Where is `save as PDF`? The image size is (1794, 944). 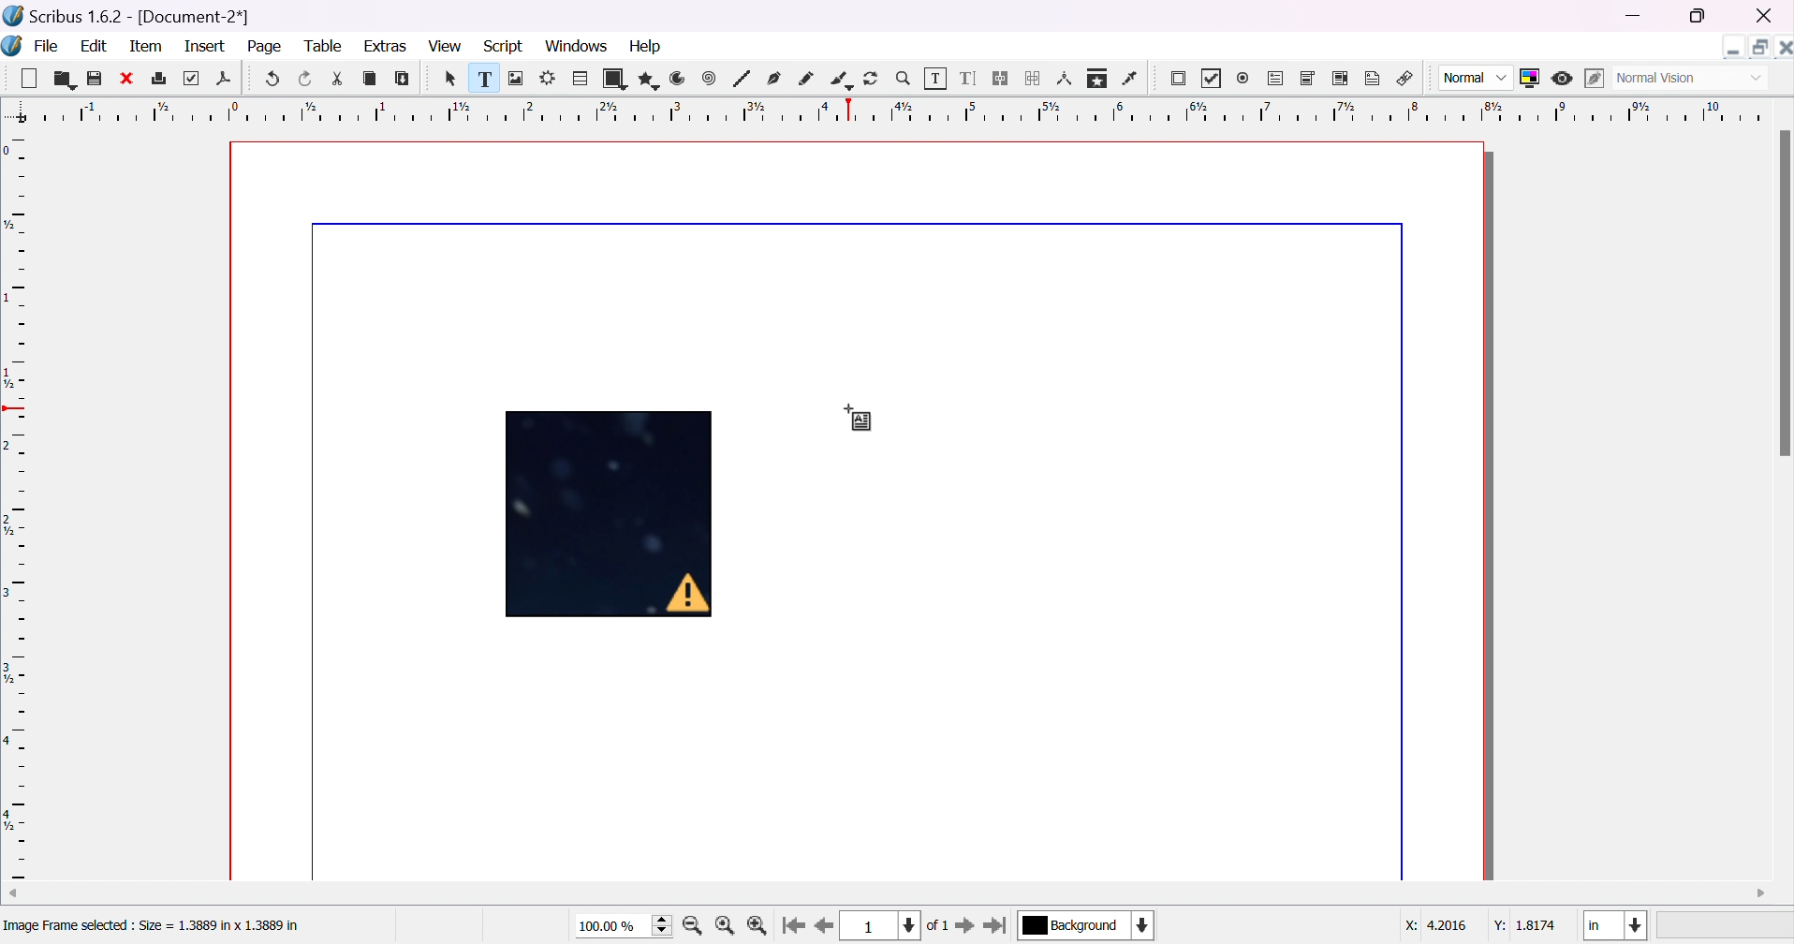
save as PDF is located at coordinates (223, 81).